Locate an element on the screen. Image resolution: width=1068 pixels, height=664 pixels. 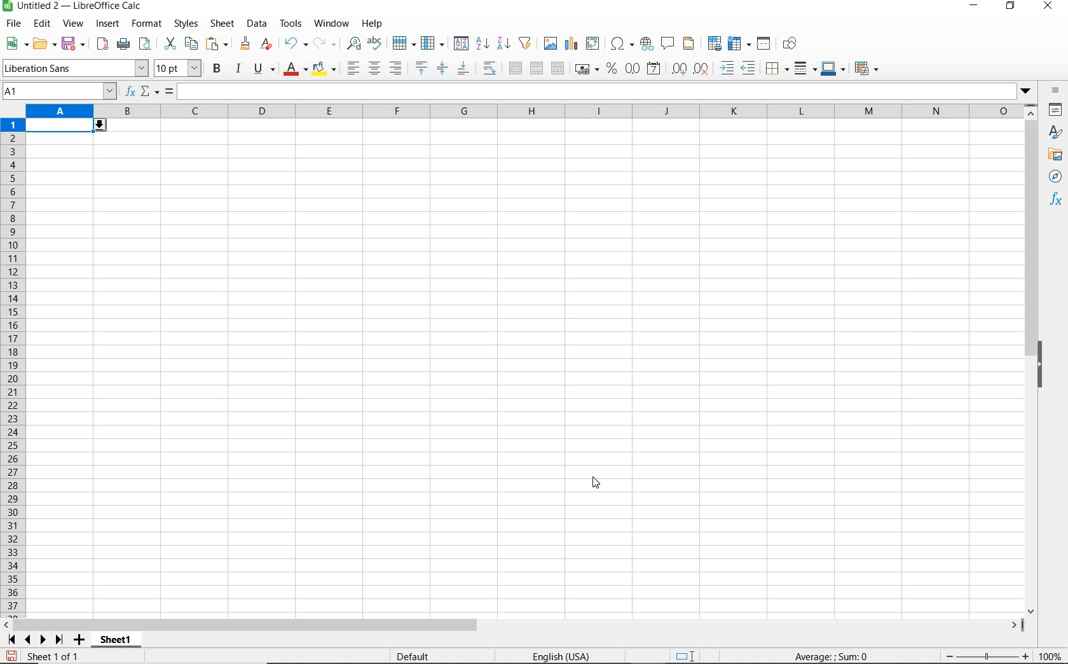
zoom out or zoom in is located at coordinates (982, 656).